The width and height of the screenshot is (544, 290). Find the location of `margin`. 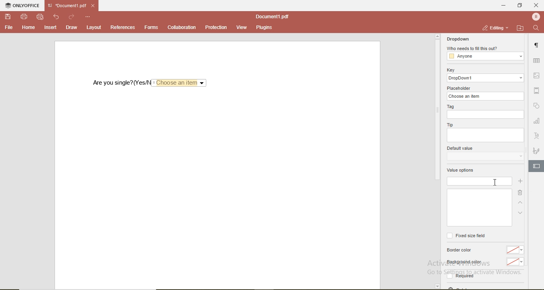

margin is located at coordinates (537, 89).